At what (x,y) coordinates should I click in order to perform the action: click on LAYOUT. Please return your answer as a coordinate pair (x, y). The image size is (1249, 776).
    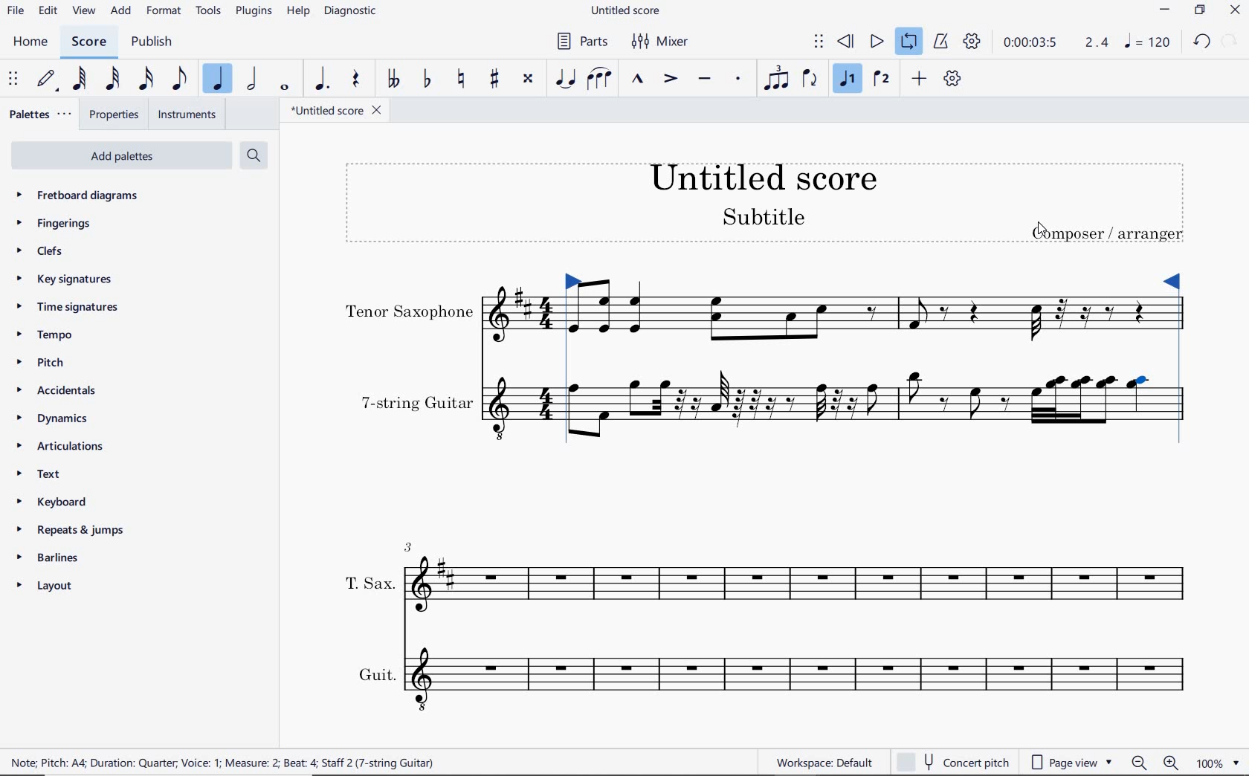
    Looking at the image, I should click on (44, 587).